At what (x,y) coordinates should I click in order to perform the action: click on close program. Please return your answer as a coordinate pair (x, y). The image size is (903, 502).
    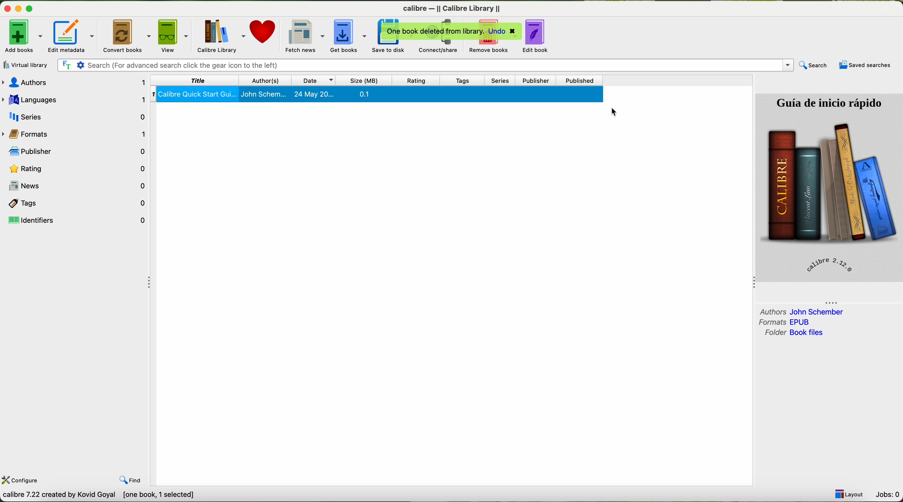
    Looking at the image, I should click on (6, 9).